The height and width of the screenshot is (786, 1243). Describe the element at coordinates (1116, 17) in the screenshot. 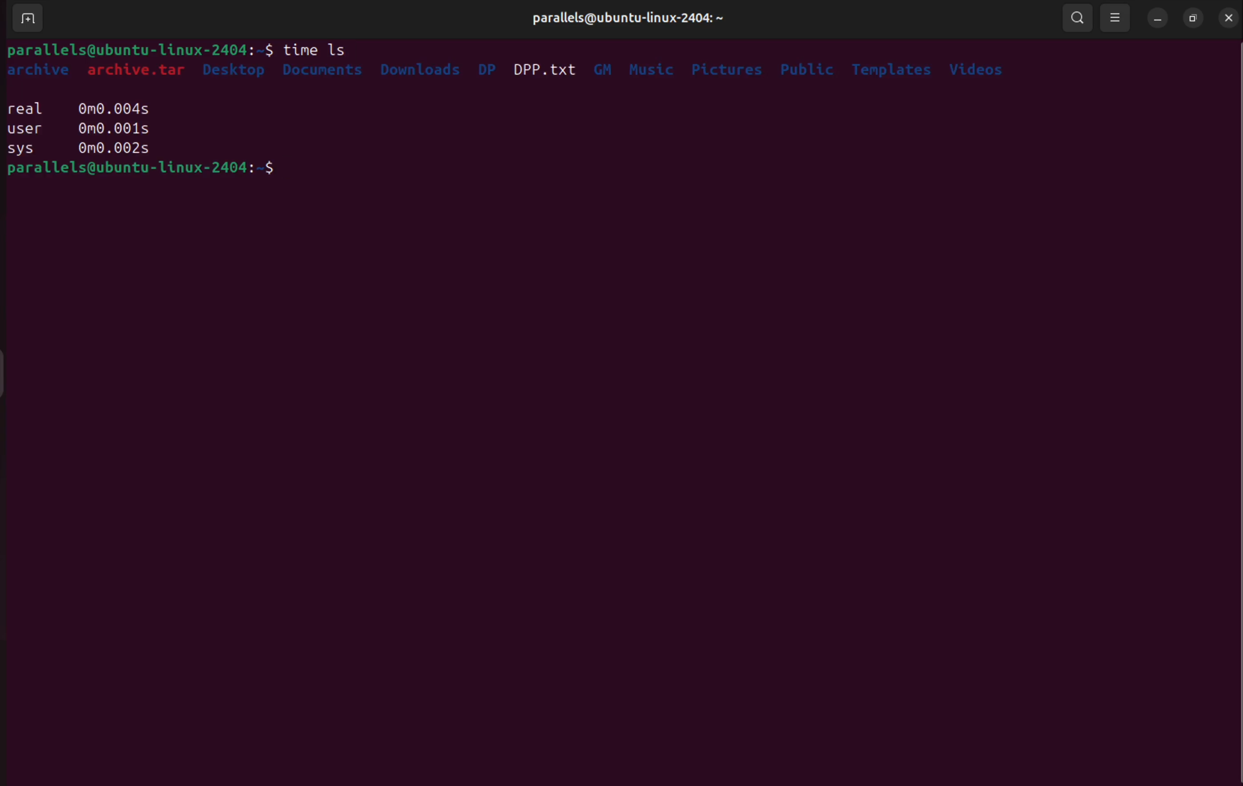

I see `resize` at that location.